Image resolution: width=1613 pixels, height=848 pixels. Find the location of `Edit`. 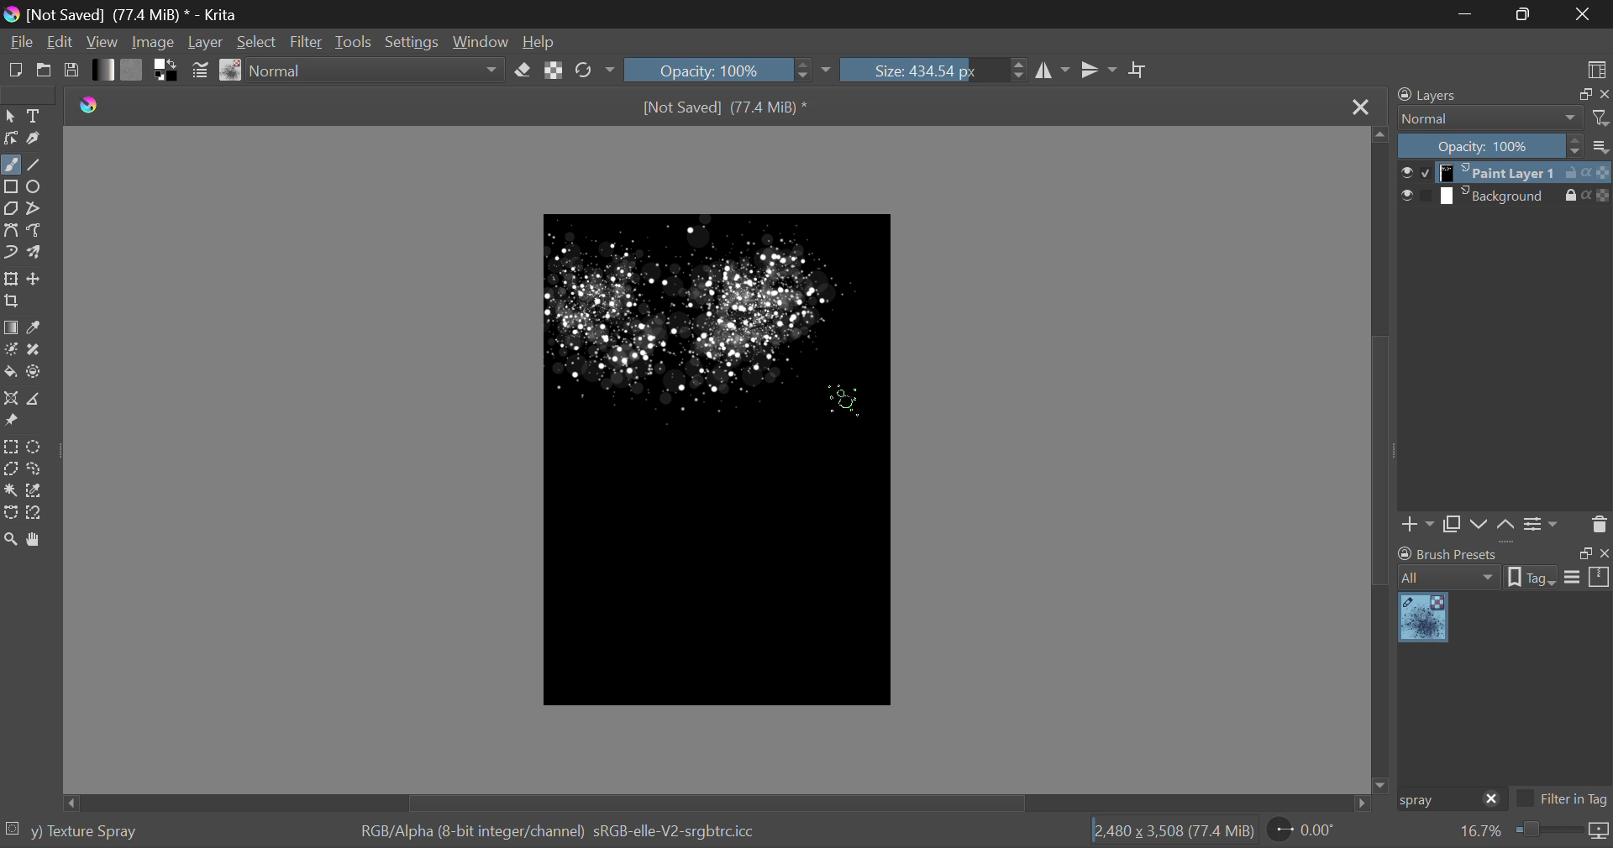

Edit is located at coordinates (60, 41).